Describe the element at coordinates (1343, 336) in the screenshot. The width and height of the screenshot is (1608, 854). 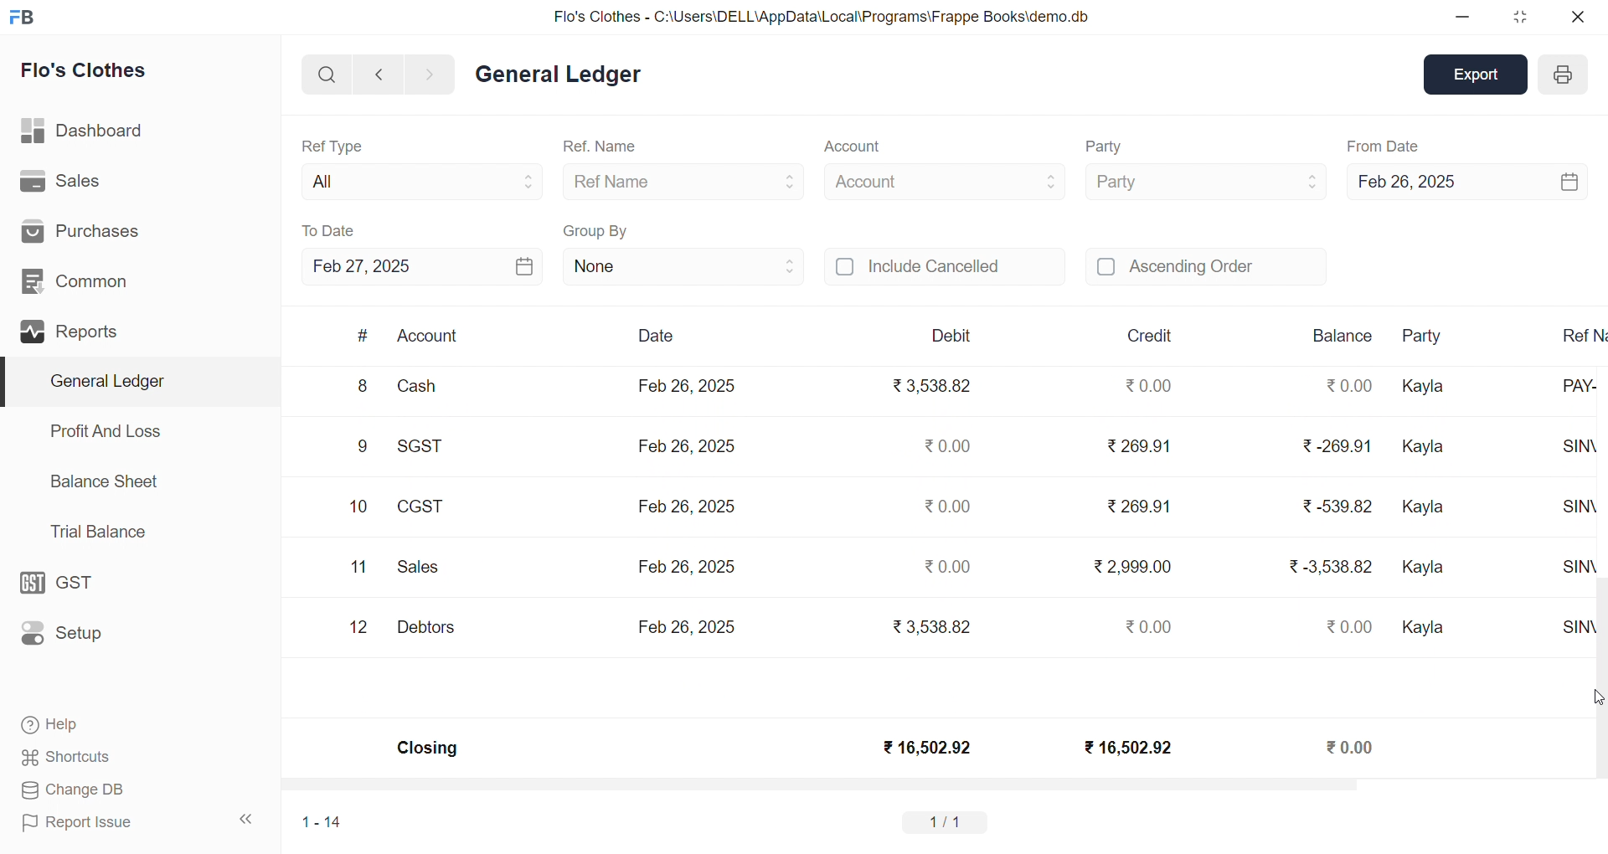
I see `Balance` at that location.